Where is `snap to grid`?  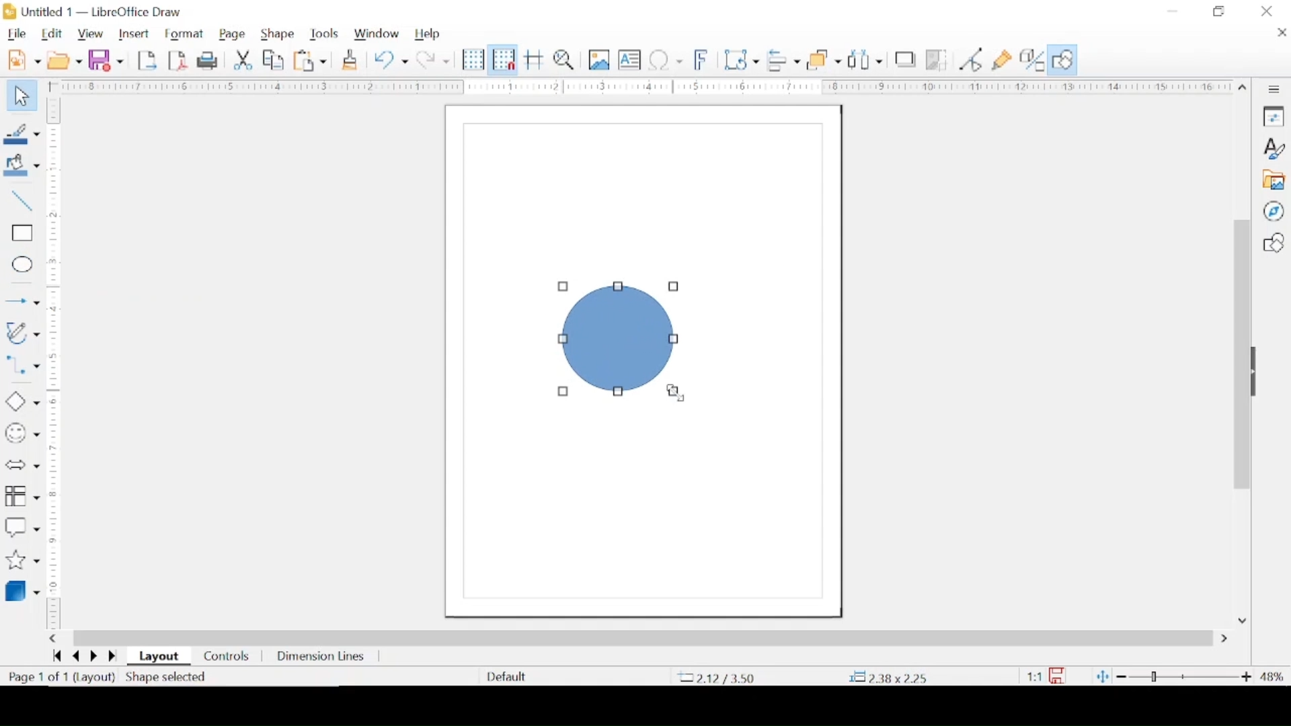
snap to grid is located at coordinates (502, 59).